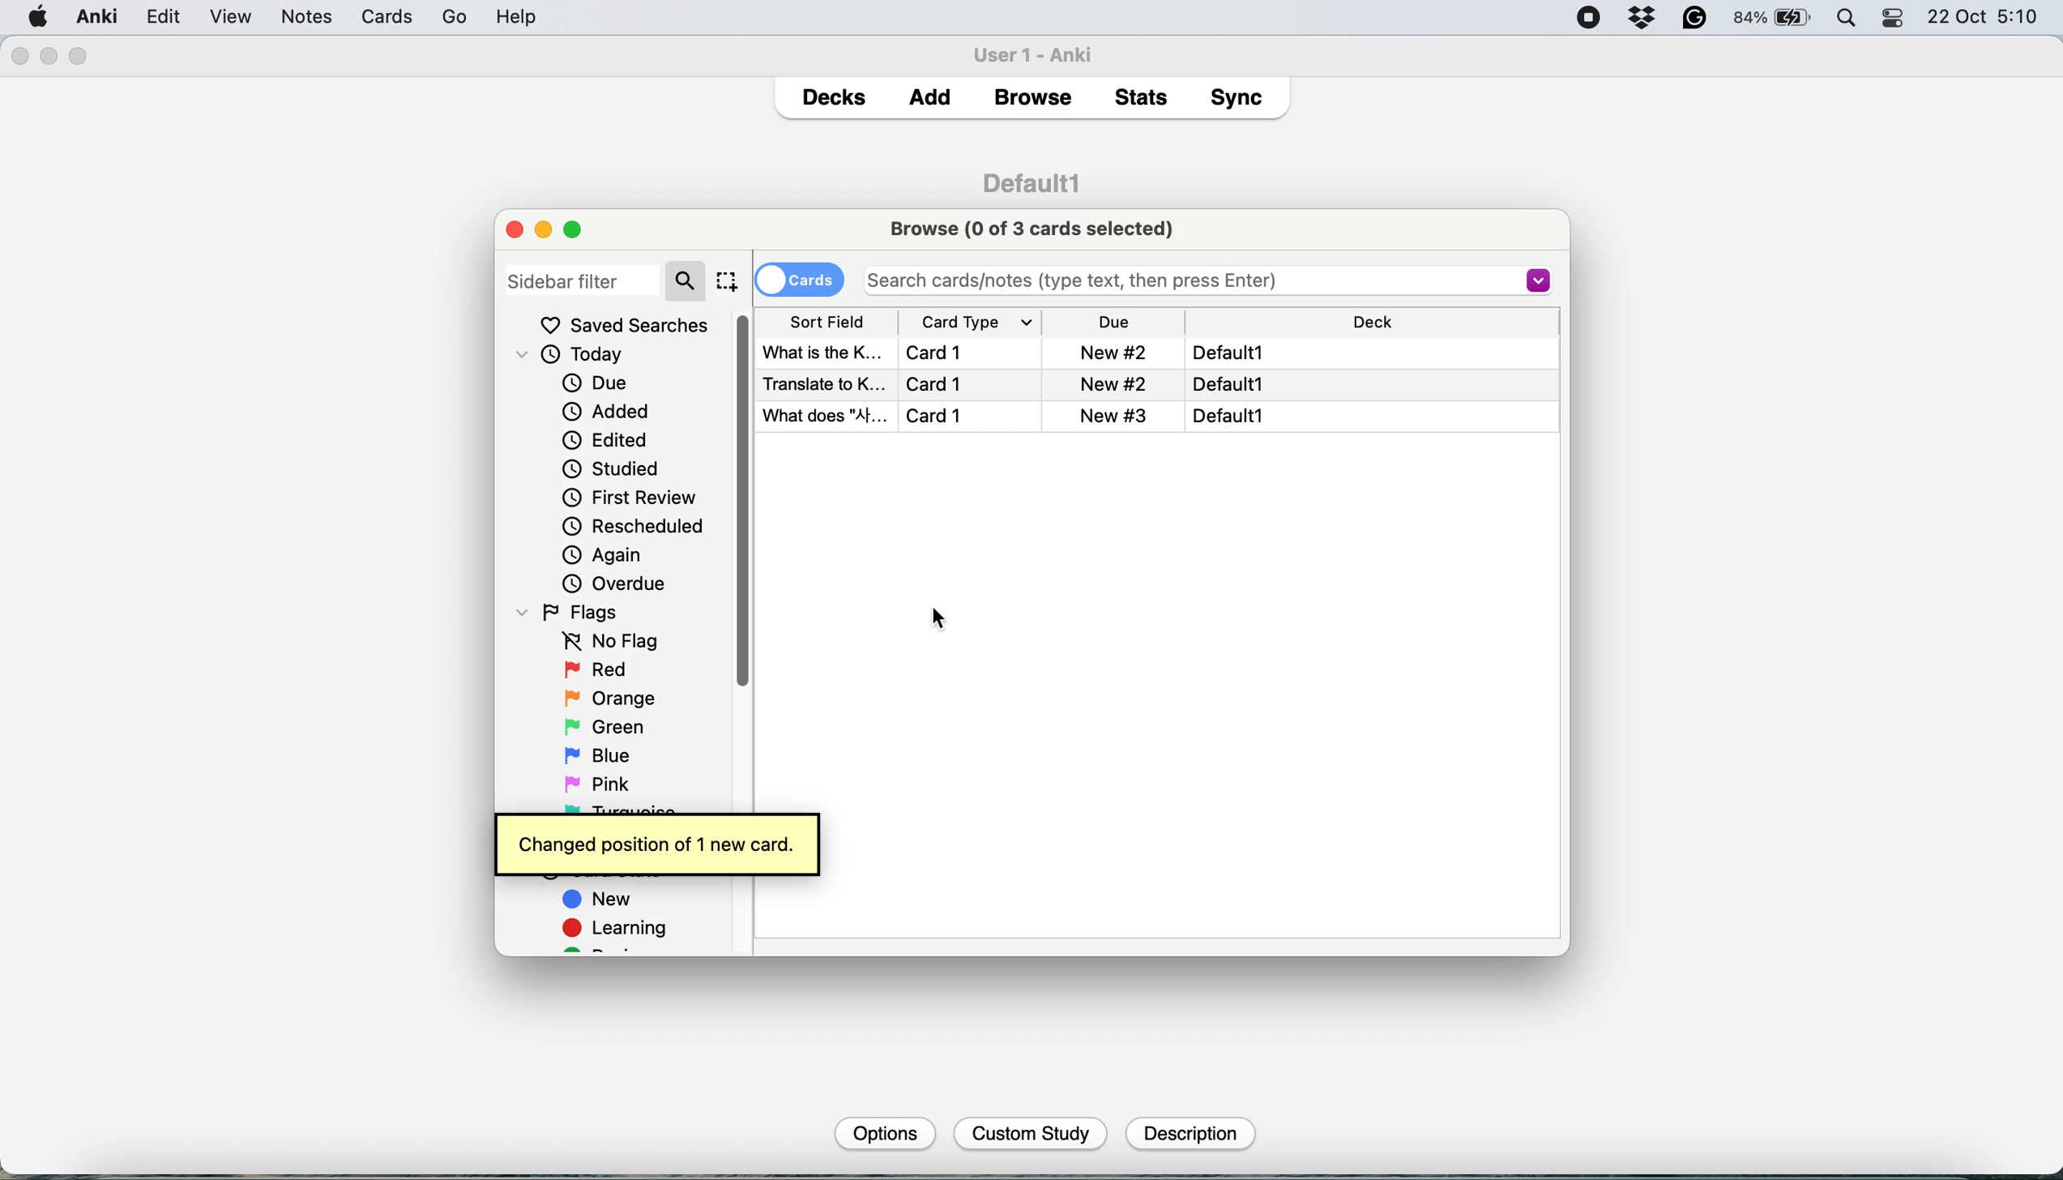 This screenshot has height=1180, width=2063. Describe the element at coordinates (1375, 323) in the screenshot. I see `Deck` at that location.